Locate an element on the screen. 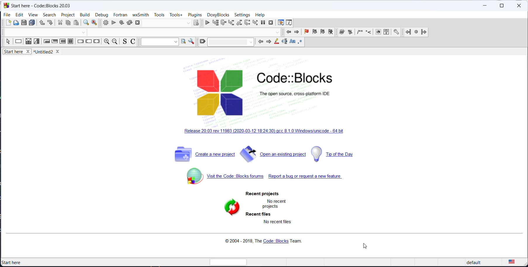  forum is located at coordinates (222, 179).